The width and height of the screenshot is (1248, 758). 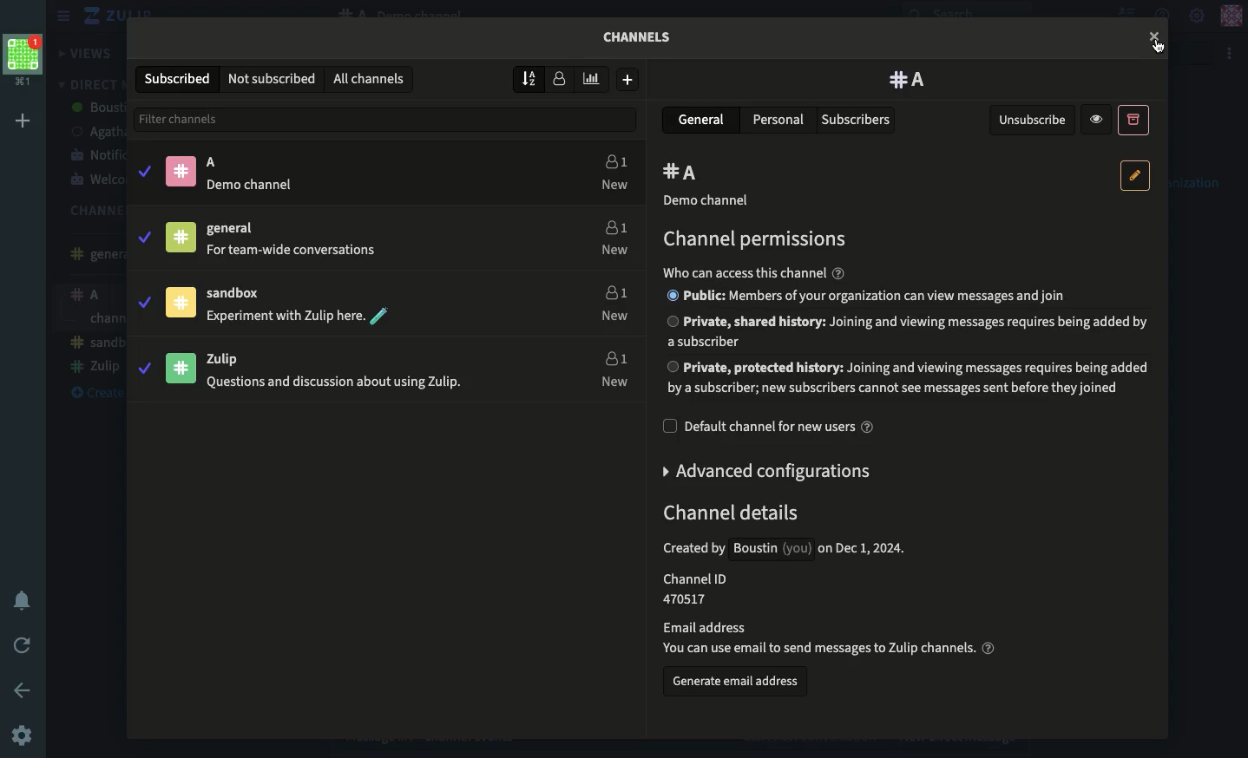 I want to click on A, so click(x=909, y=80).